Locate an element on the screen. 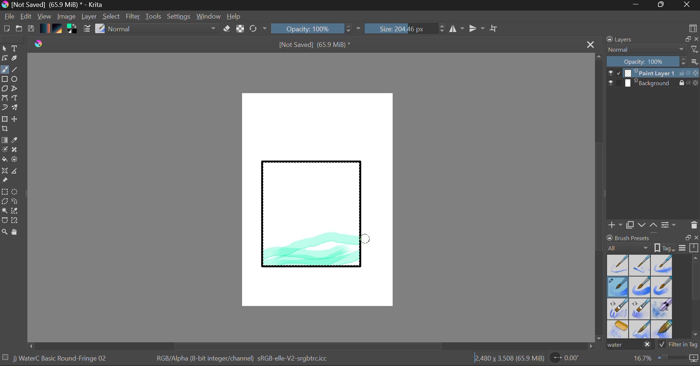 The width and height of the screenshot is (700, 366). Move Layer Up is located at coordinates (654, 224).